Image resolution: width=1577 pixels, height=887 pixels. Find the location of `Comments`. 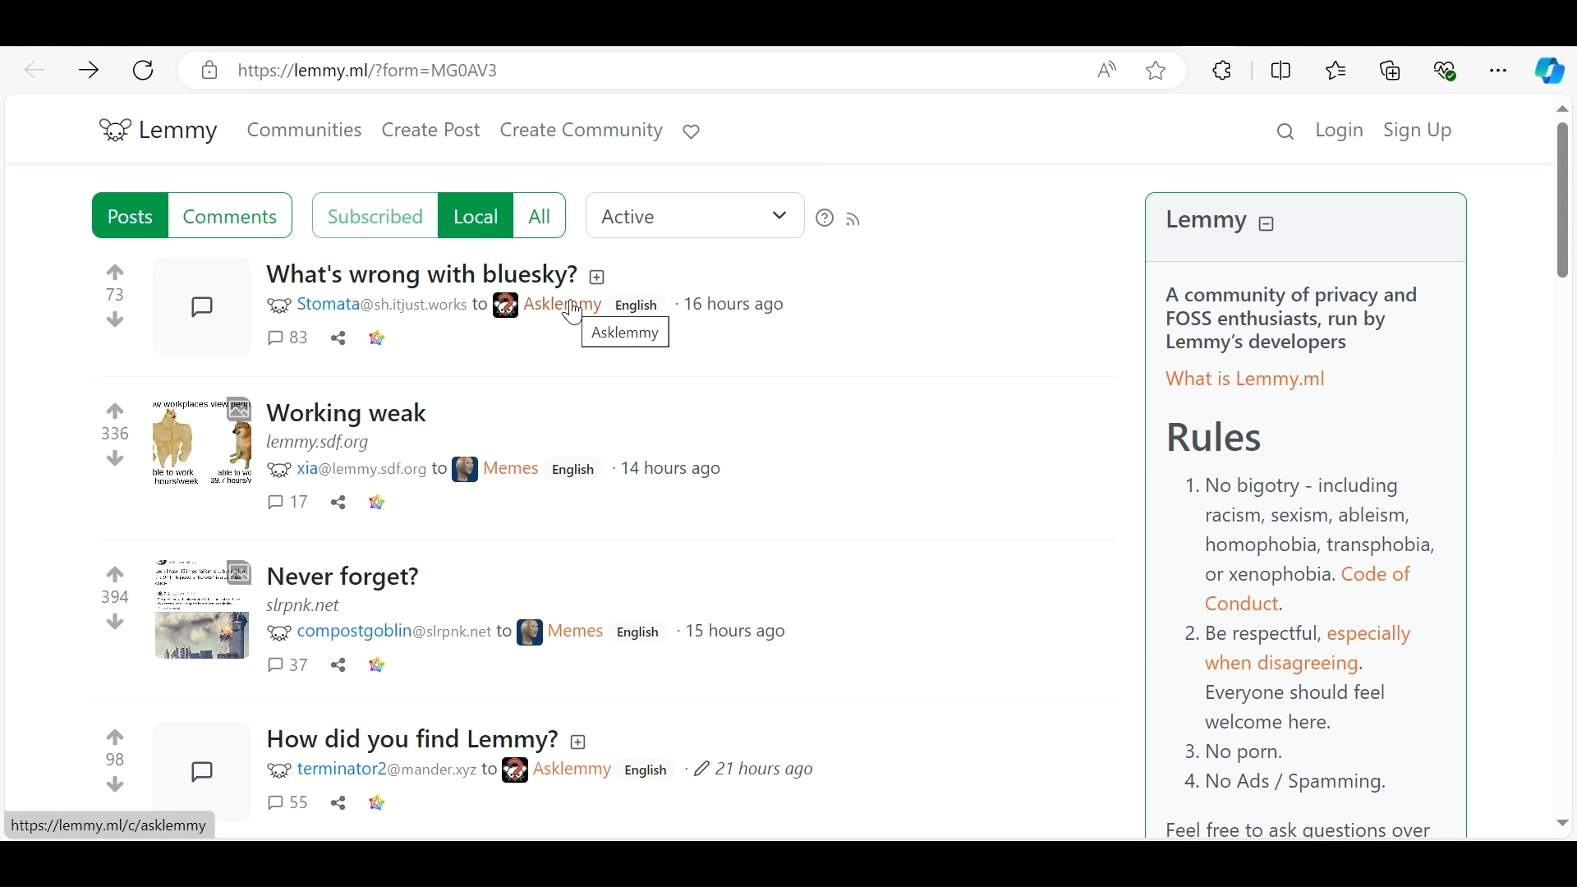

Comments is located at coordinates (288, 338).